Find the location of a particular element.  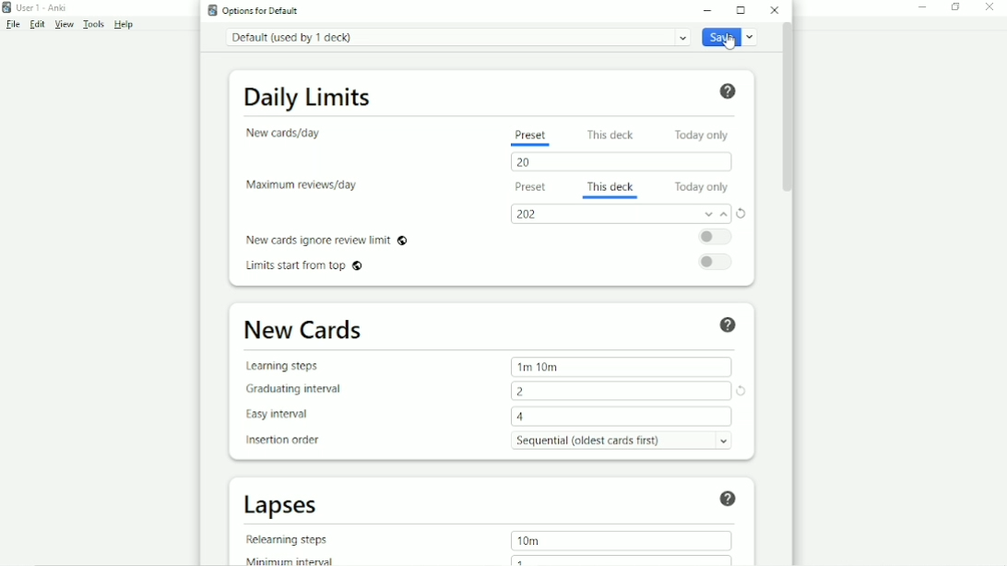

Minimize is located at coordinates (710, 9).